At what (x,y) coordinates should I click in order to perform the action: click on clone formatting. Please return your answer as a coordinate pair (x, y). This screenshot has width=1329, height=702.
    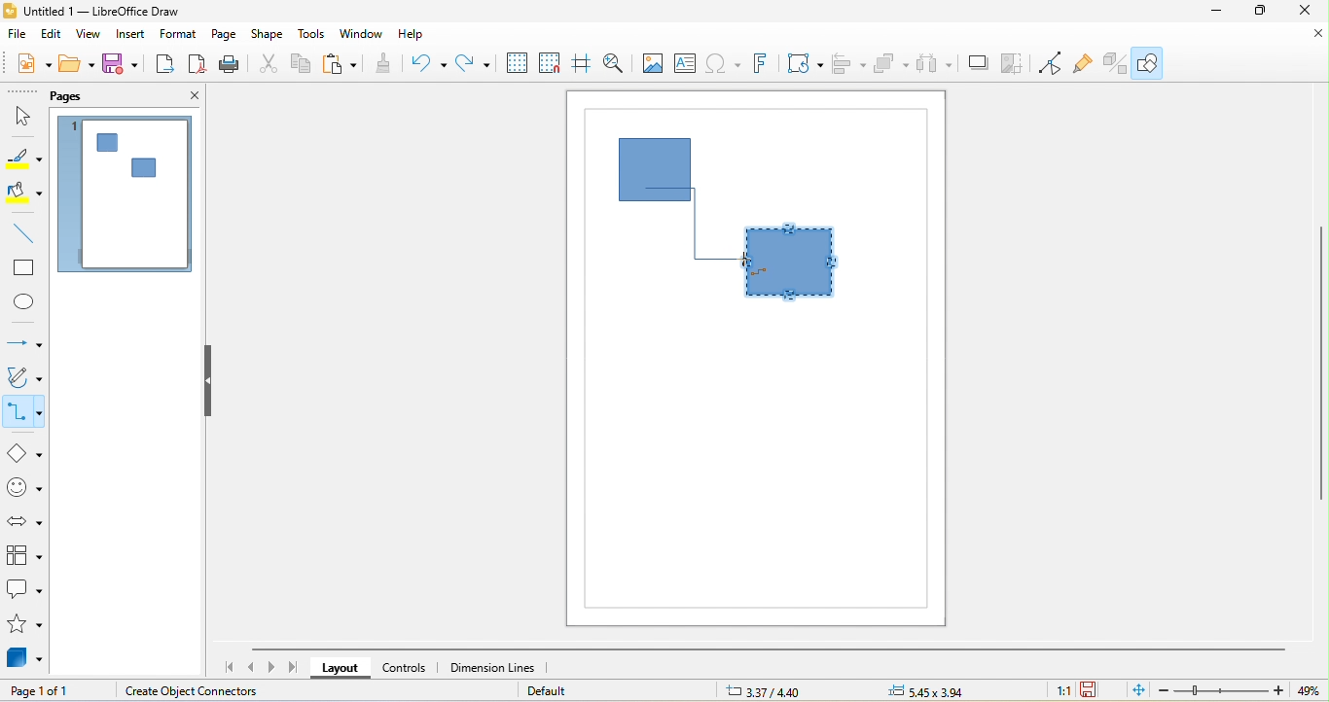
    Looking at the image, I should click on (386, 66).